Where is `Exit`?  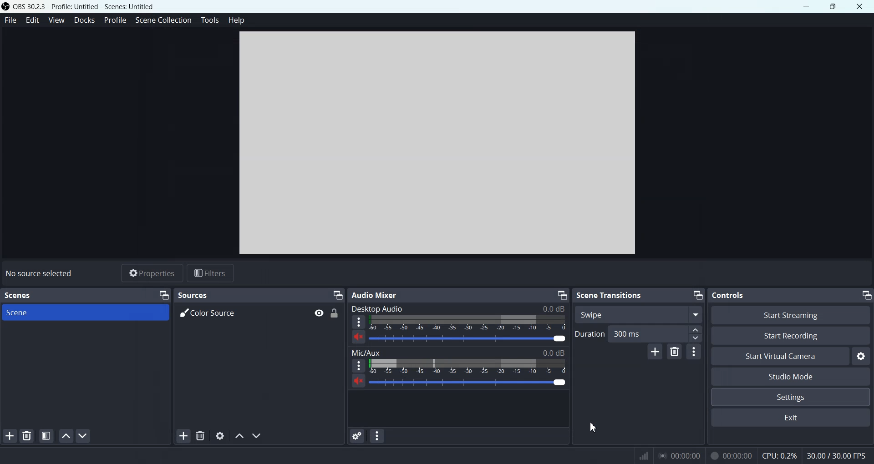 Exit is located at coordinates (791, 418).